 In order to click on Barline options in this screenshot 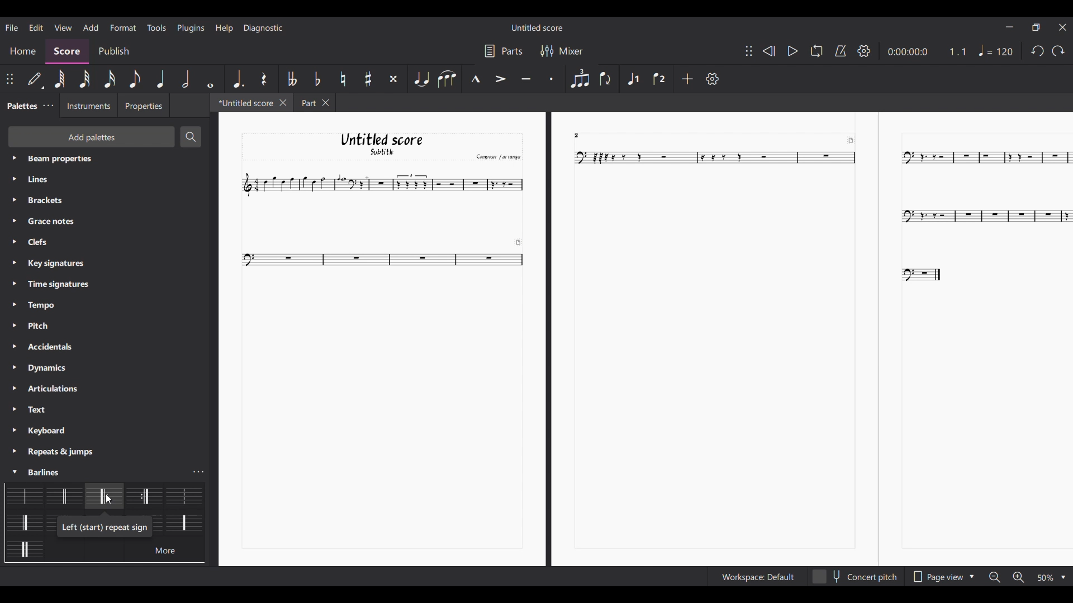, I will do `click(64, 496)`.